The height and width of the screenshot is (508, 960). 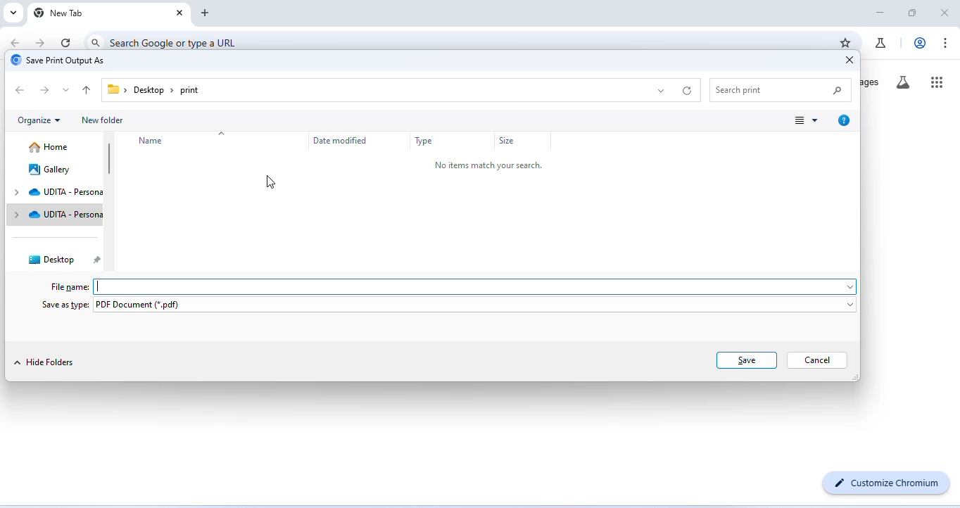 I want to click on upto to previous folder, so click(x=88, y=90).